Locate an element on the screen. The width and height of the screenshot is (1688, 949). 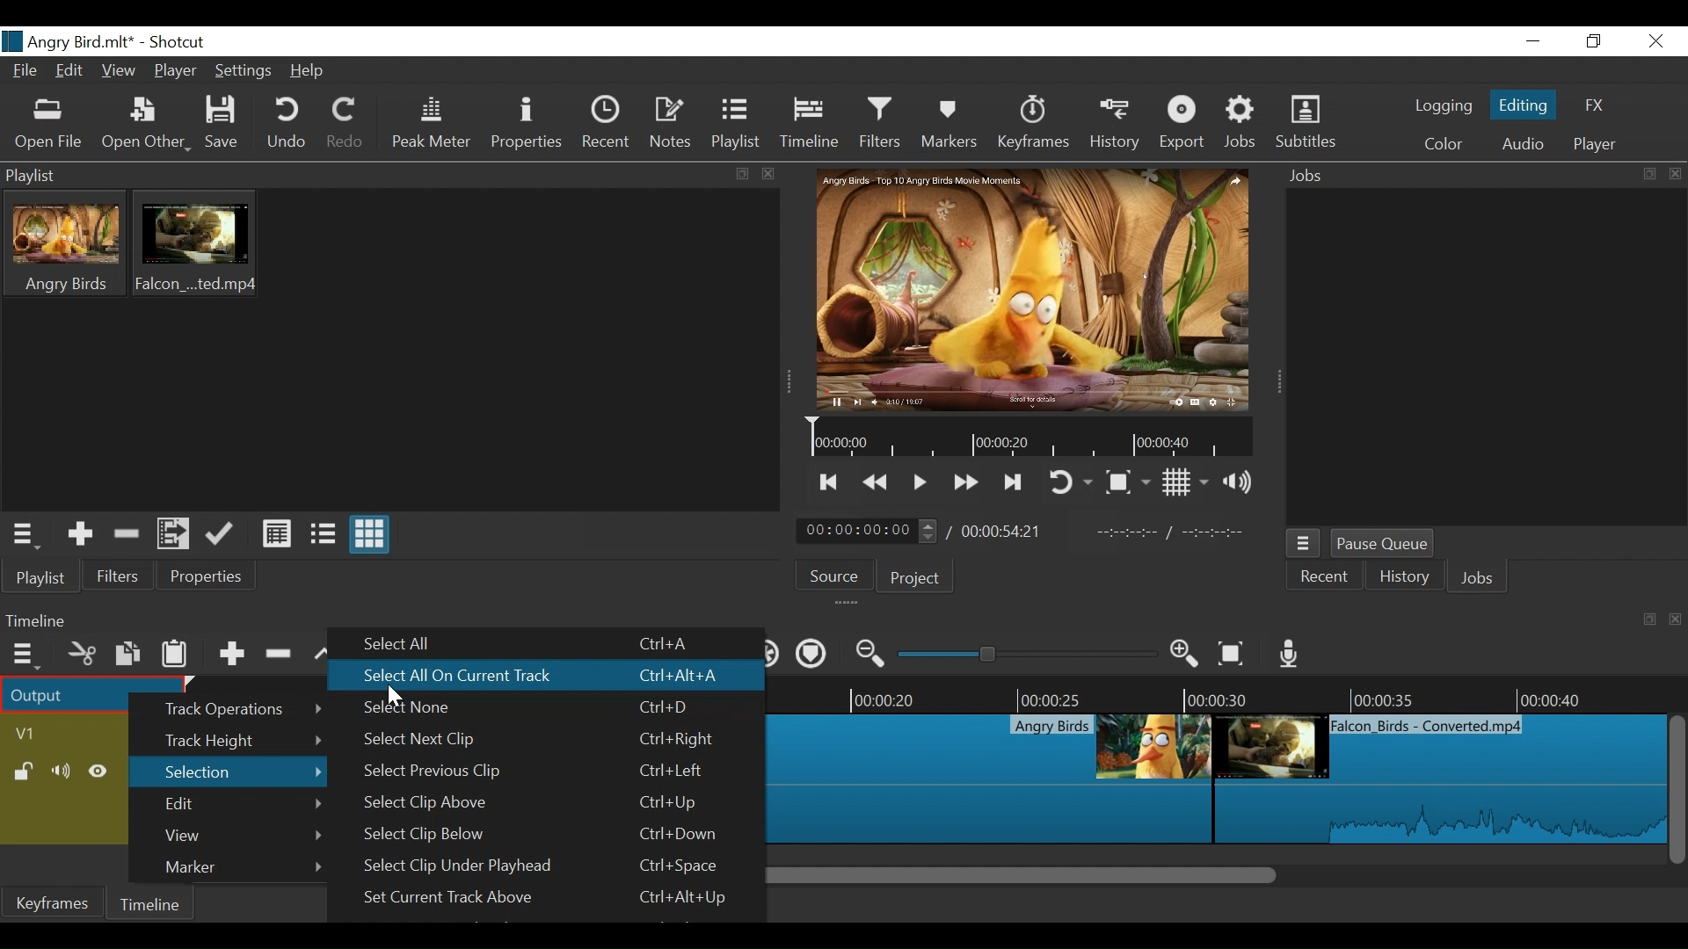
Player is located at coordinates (177, 72).